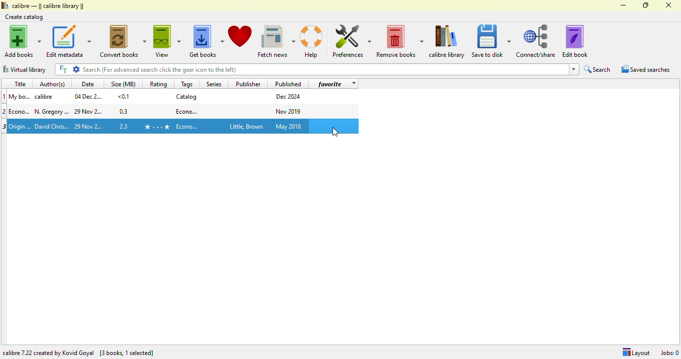 This screenshot has width=681, height=359. I want to click on virtual library, so click(24, 69).